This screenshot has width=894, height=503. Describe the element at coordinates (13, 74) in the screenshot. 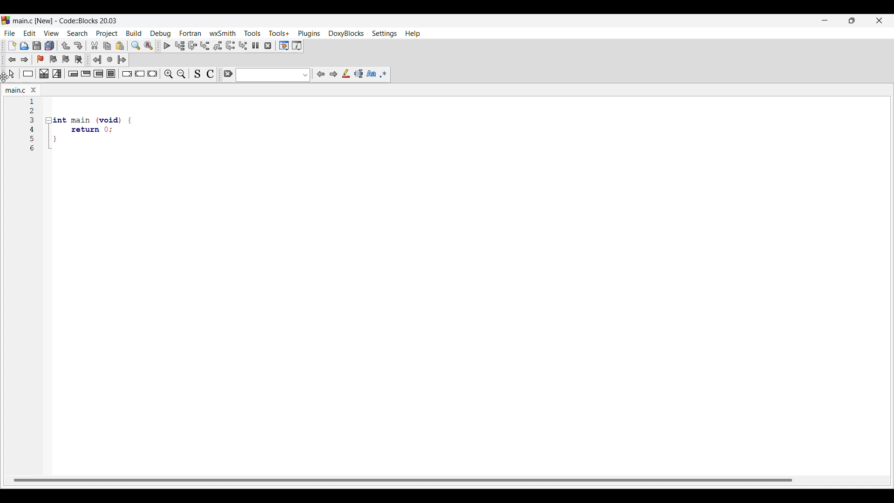

I see `Select` at that location.